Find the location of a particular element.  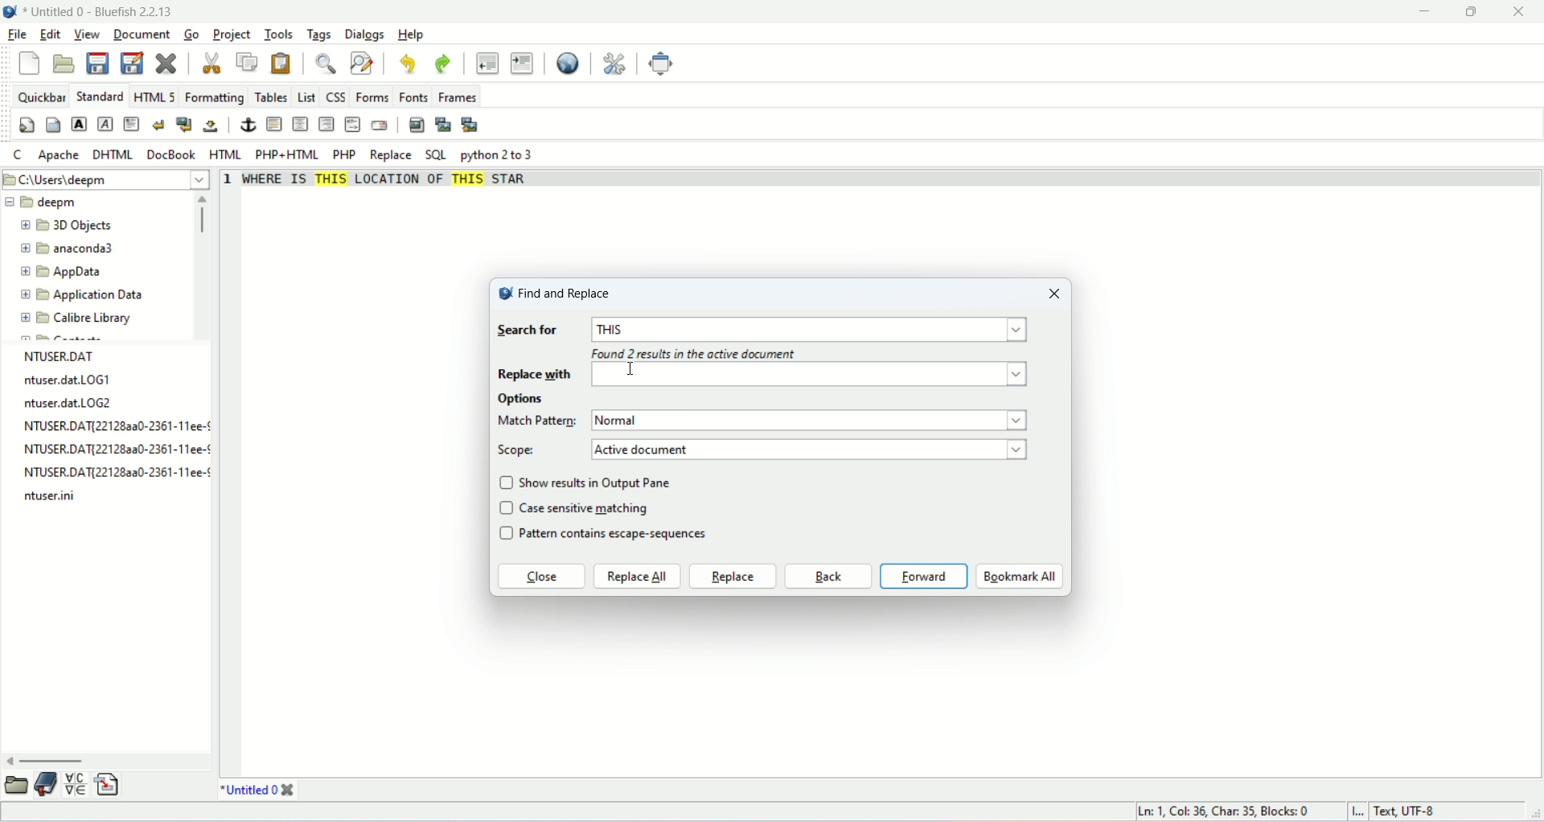

file is located at coordinates (15, 34).